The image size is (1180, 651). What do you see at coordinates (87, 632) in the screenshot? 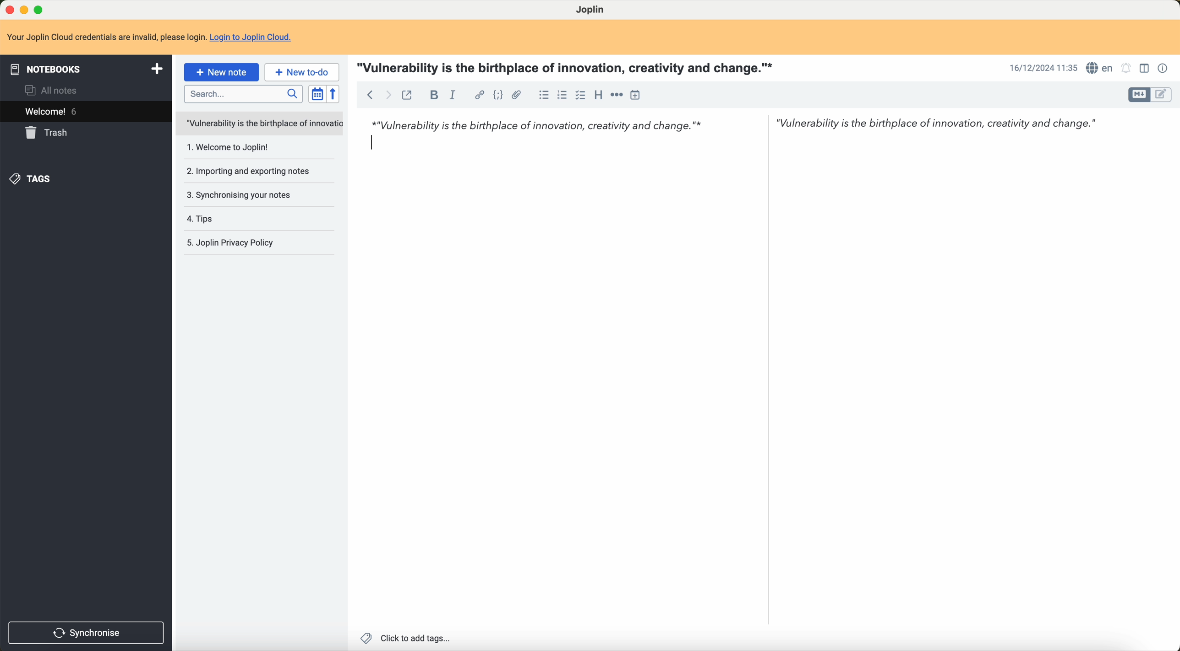
I see `synchronise` at bounding box center [87, 632].